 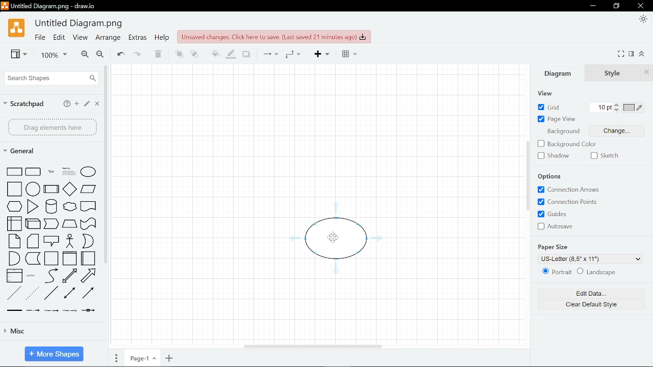 I want to click on General shapes, so click(x=49, y=150).